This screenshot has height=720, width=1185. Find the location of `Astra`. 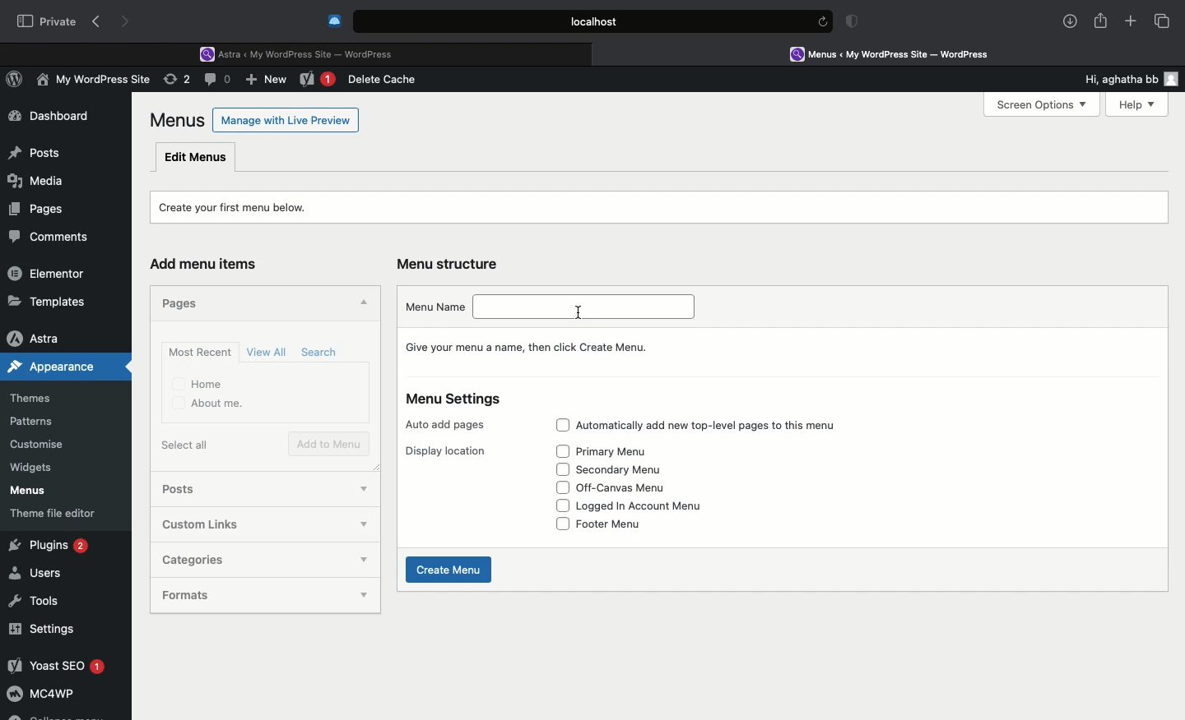

Astra is located at coordinates (49, 338).